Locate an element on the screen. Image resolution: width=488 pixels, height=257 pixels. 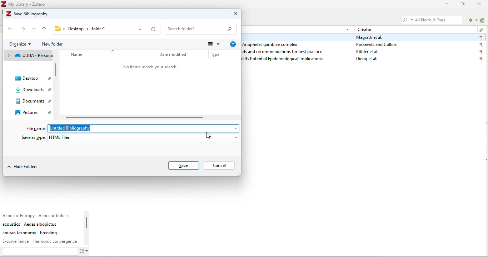
E surveniance Harmonic convergence is located at coordinates (40, 241).